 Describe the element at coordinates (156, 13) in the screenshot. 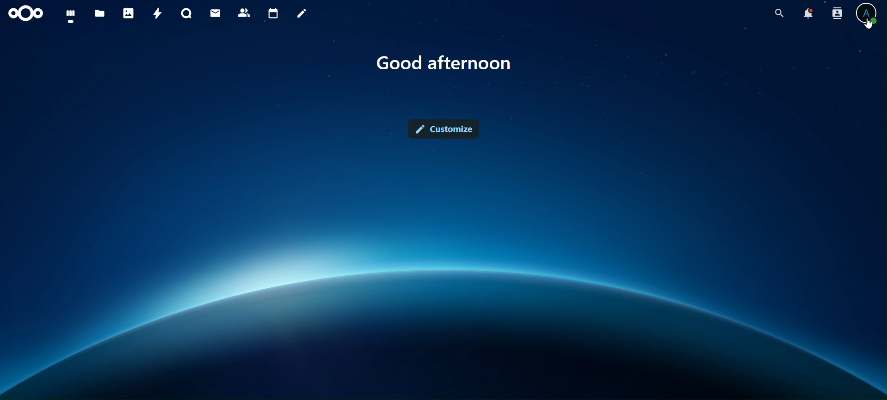

I see `activity` at that location.